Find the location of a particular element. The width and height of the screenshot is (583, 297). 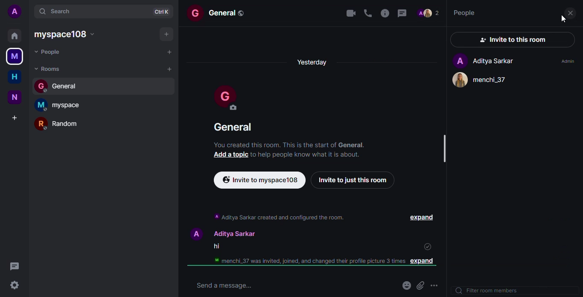

A Aditya Sarkar is located at coordinates (481, 61).